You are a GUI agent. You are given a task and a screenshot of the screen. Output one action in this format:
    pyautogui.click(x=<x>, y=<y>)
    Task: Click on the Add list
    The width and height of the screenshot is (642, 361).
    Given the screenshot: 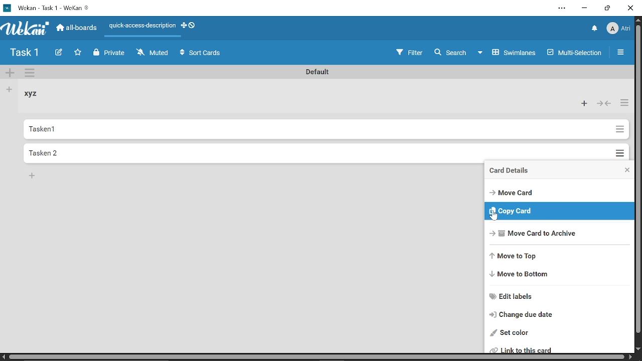 What is the action you would take?
    pyautogui.click(x=10, y=90)
    